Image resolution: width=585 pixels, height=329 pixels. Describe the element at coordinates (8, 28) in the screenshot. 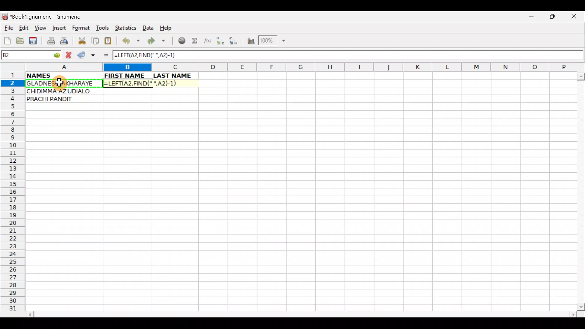

I see `File` at that location.